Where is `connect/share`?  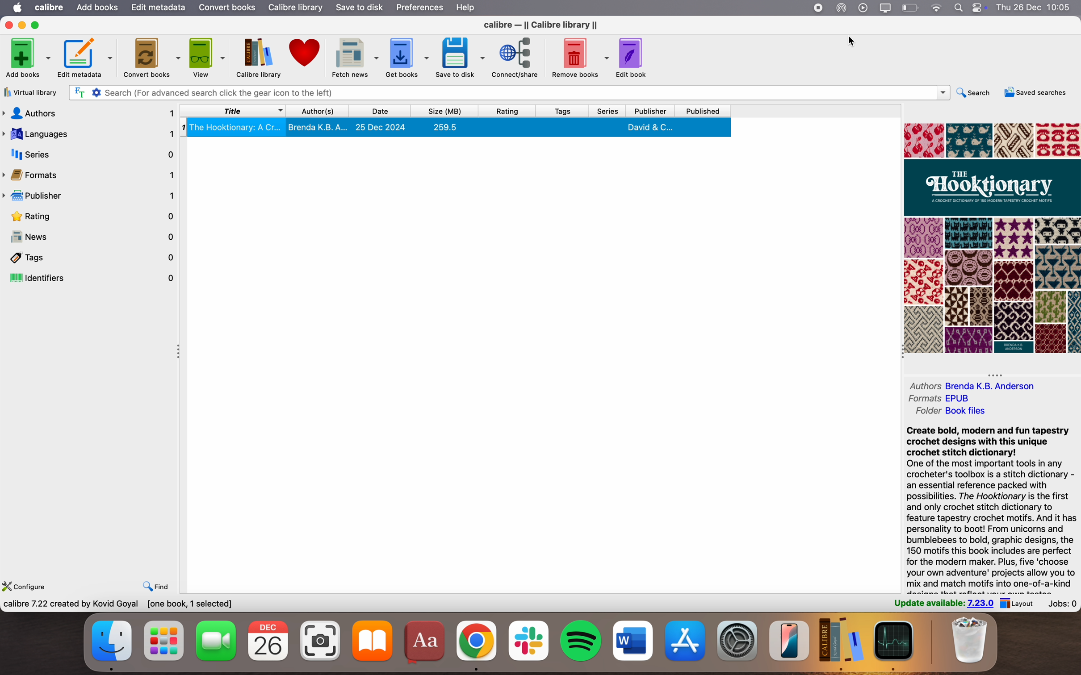
connect/share is located at coordinates (516, 57).